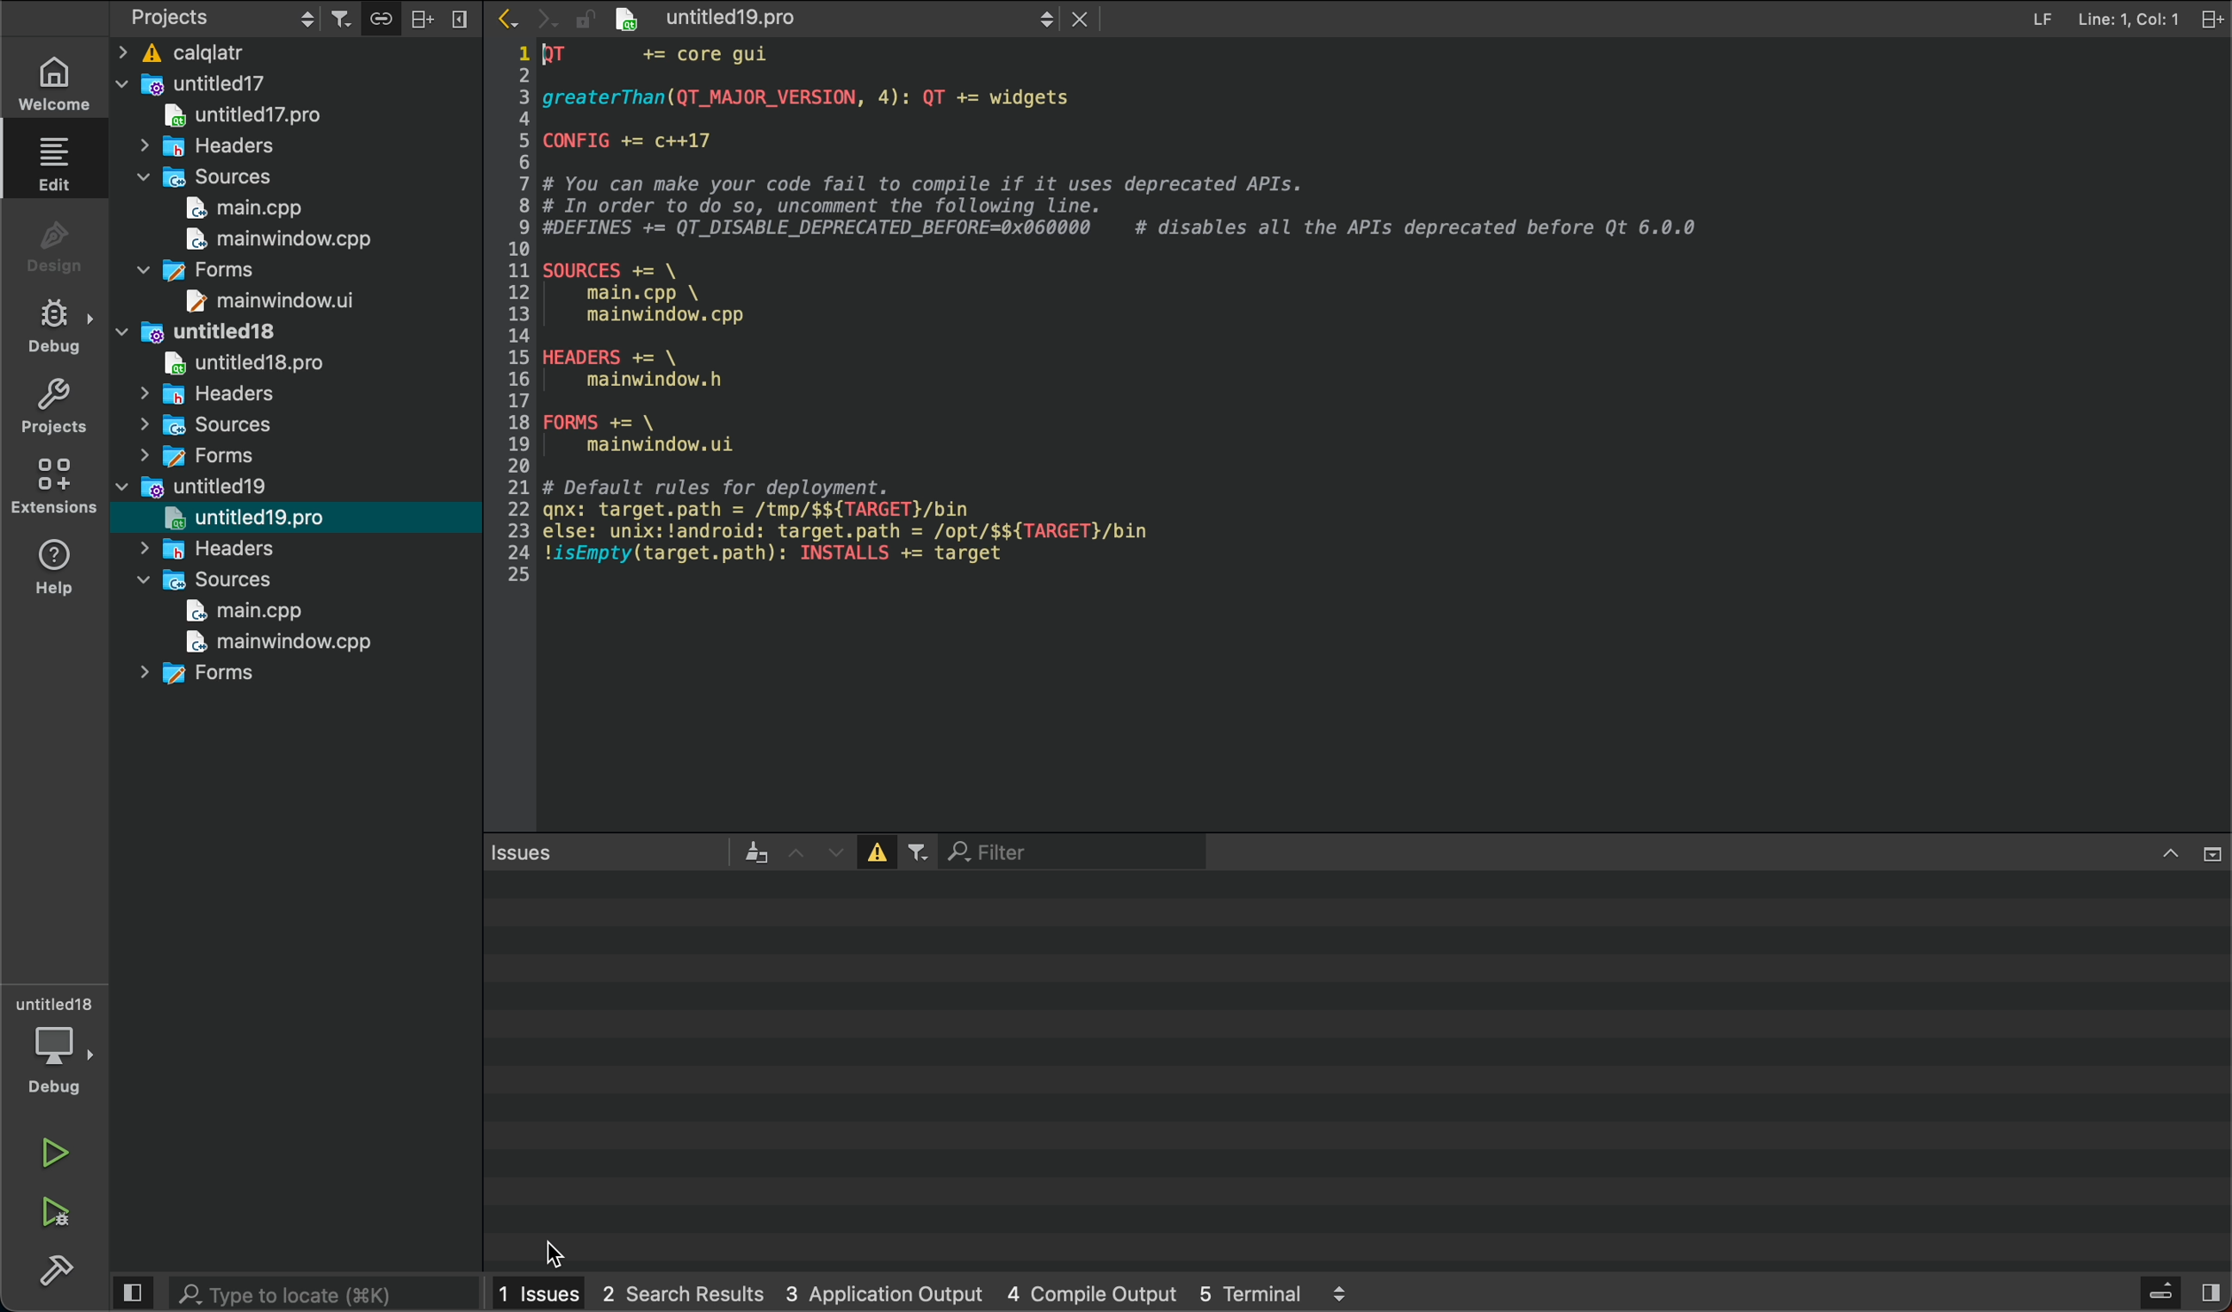  What do you see at coordinates (223, 270) in the screenshot?
I see `forms` at bounding box center [223, 270].